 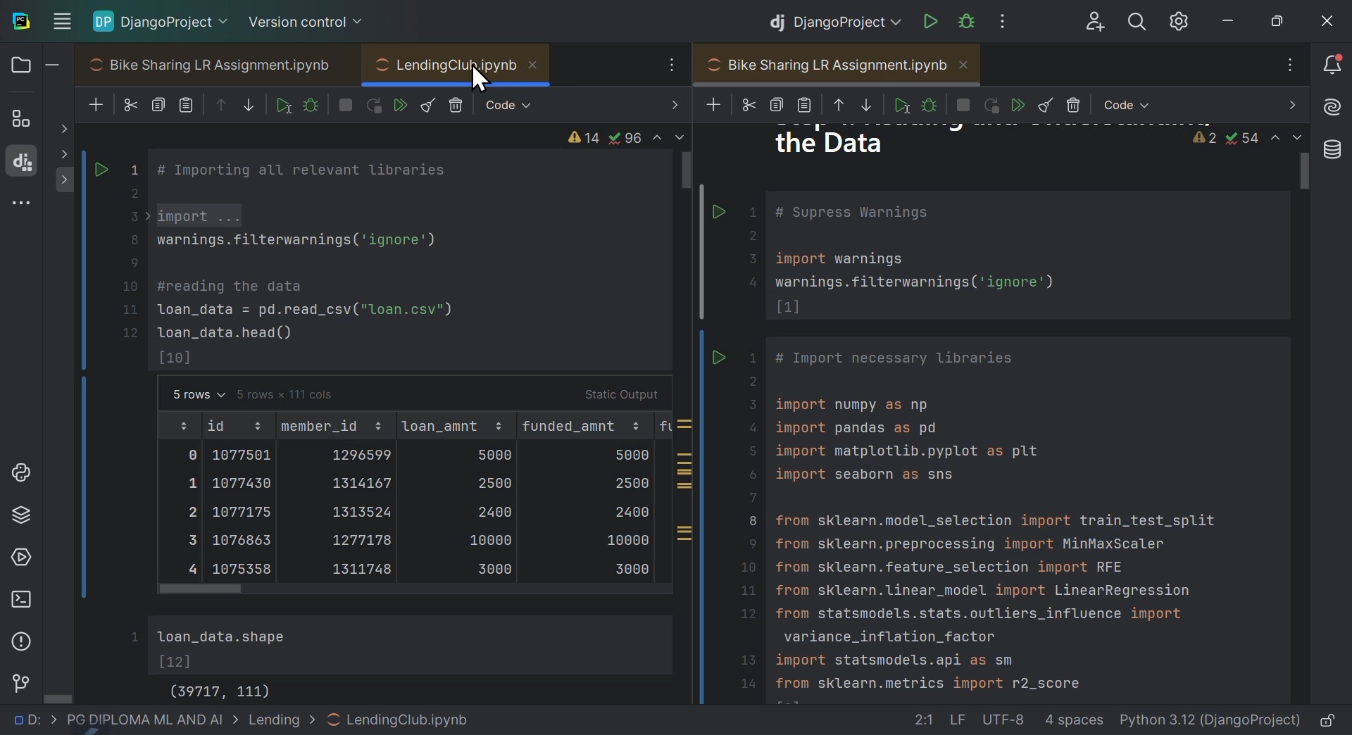 I want to click on next, so click(x=677, y=106).